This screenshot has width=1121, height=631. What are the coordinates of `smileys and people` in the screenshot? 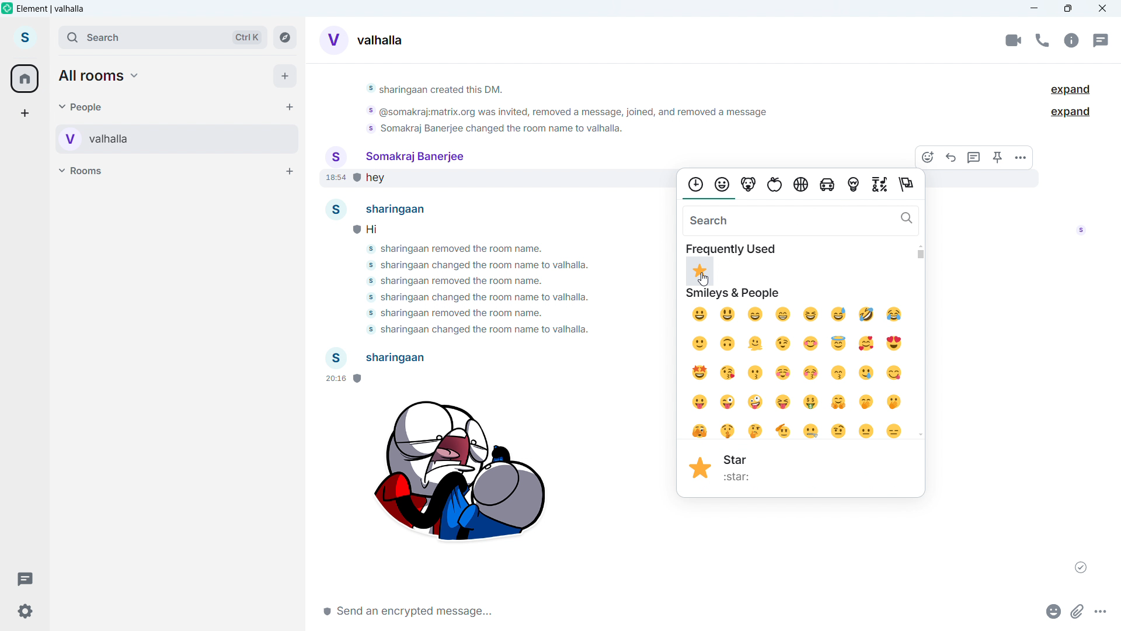 It's located at (725, 183).